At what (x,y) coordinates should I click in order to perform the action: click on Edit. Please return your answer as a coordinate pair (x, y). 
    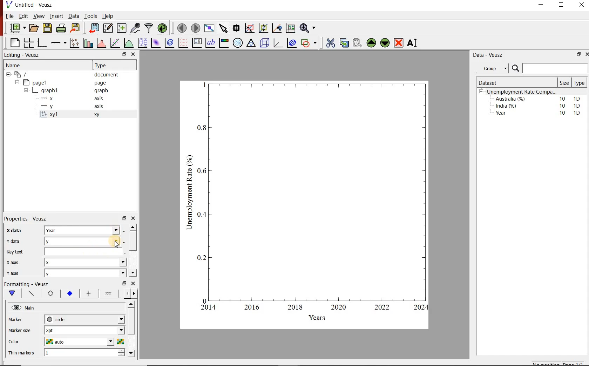
    Looking at the image, I should click on (22, 16).